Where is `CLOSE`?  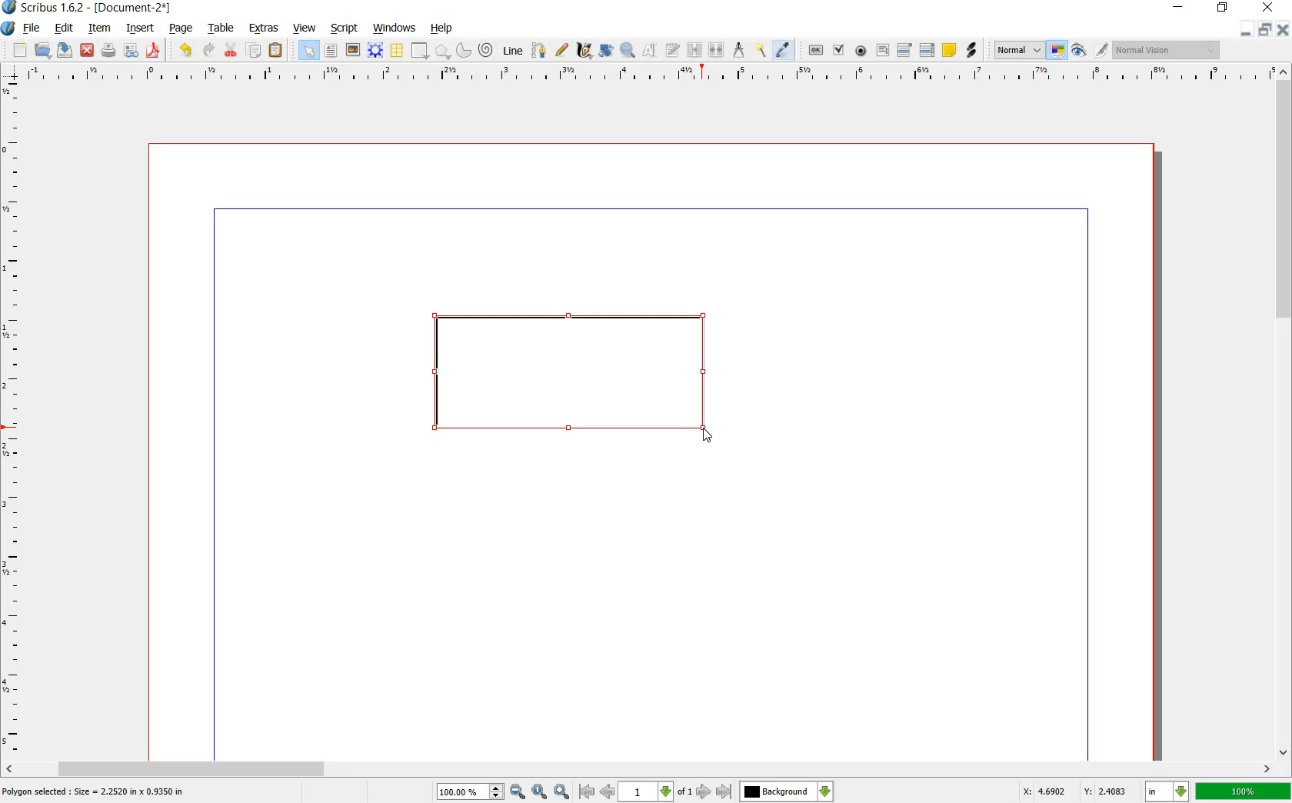 CLOSE is located at coordinates (87, 50).